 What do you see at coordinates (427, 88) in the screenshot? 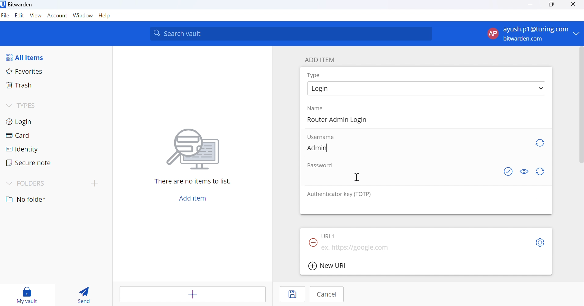
I see `select Login type` at bounding box center [427, 88].